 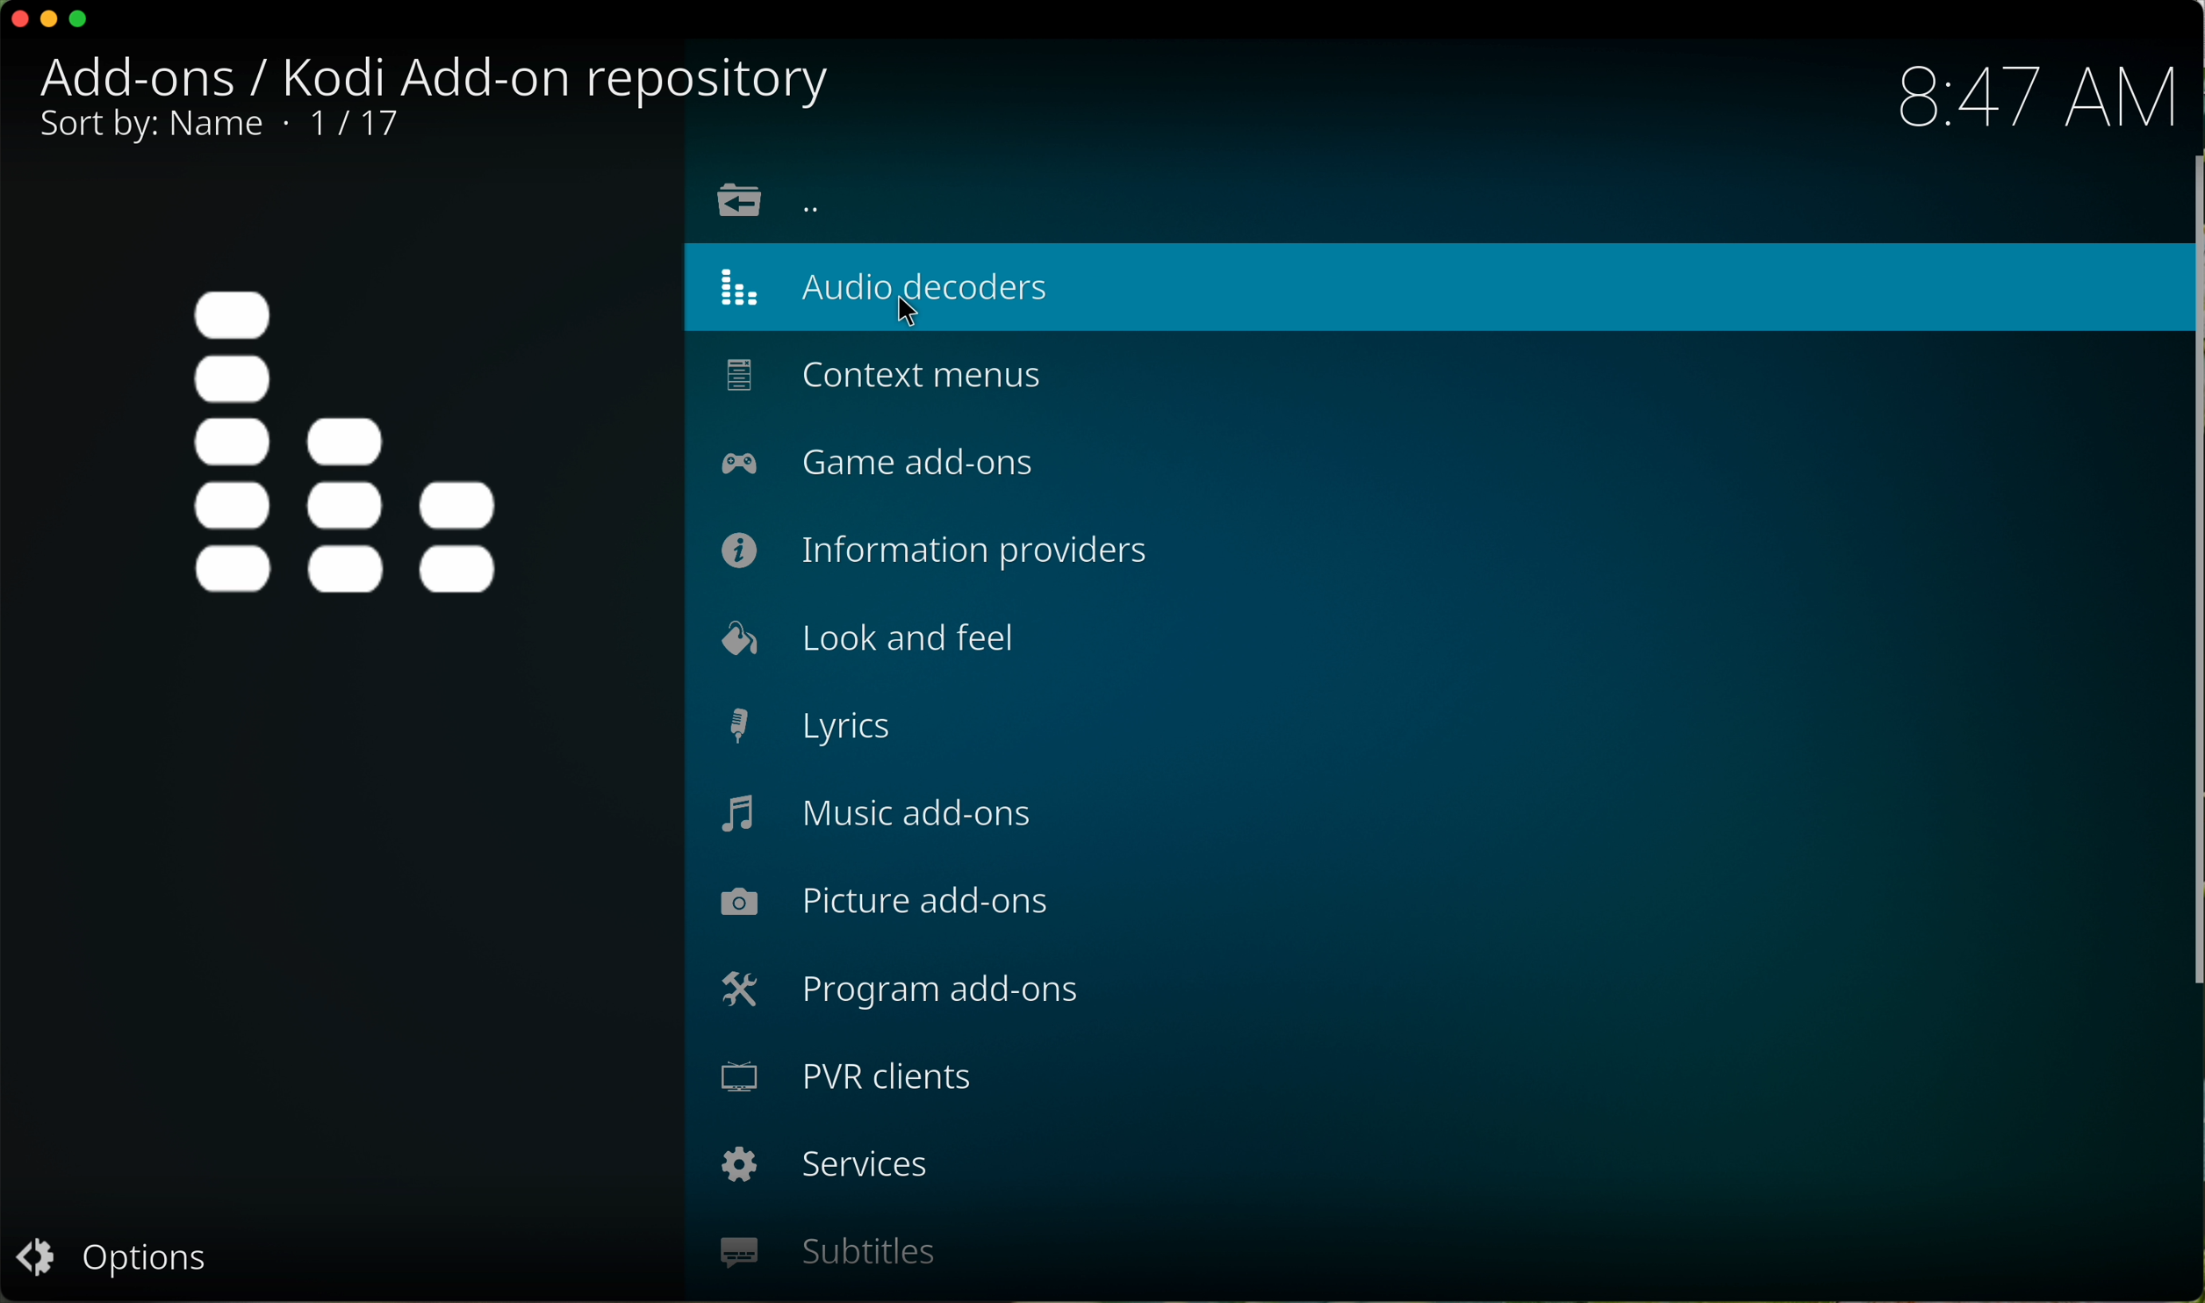 What do you see at coordinates (51, 18) in the screenshot?
I see `minimize` at bounding box center [51, 18].